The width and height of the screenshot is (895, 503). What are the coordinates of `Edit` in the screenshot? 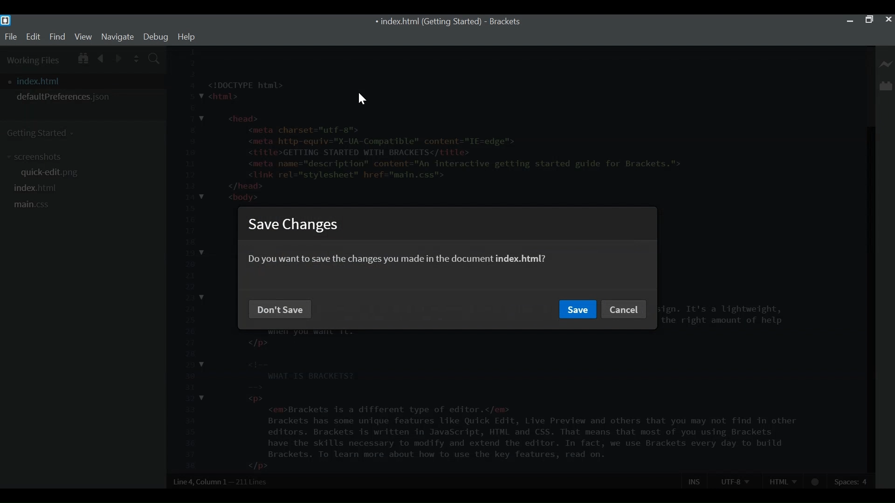 It's located at (33, 37).